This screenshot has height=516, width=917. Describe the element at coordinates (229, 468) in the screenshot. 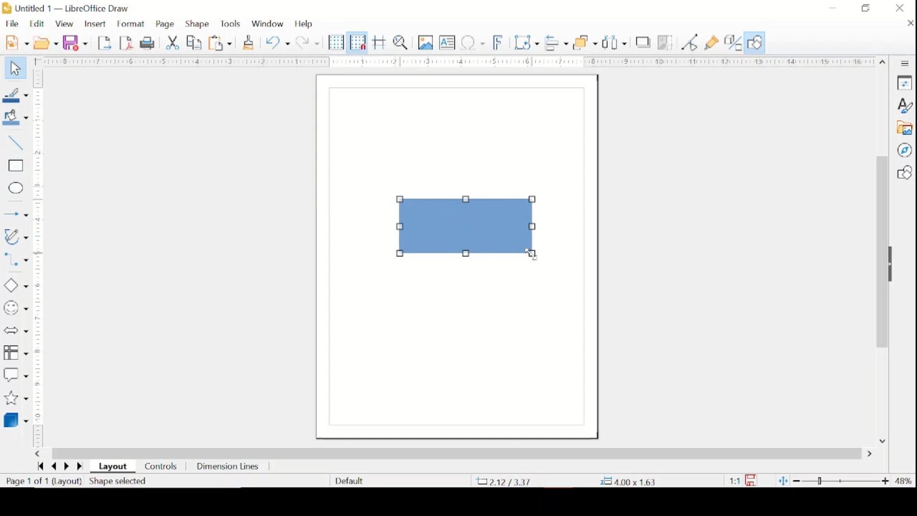

I see `dimension lines` at that location.